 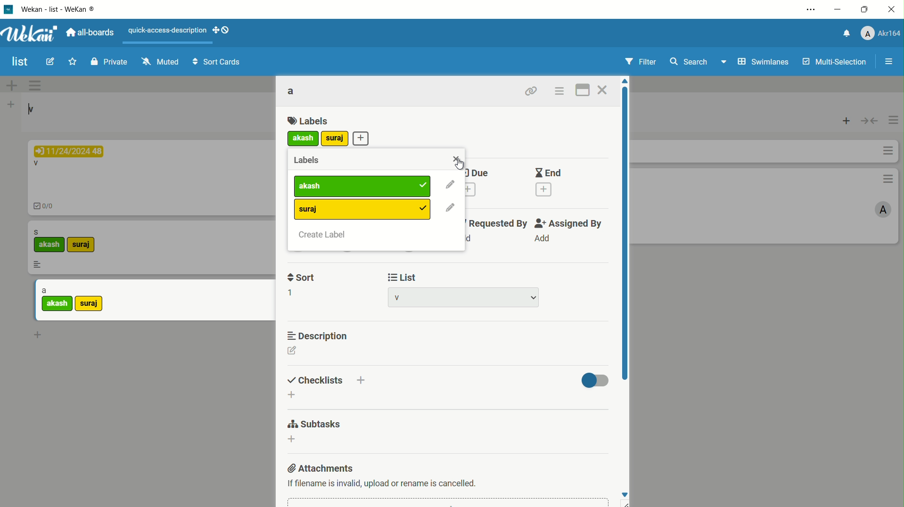 I want to click on muted, so click(x=159, y=62).